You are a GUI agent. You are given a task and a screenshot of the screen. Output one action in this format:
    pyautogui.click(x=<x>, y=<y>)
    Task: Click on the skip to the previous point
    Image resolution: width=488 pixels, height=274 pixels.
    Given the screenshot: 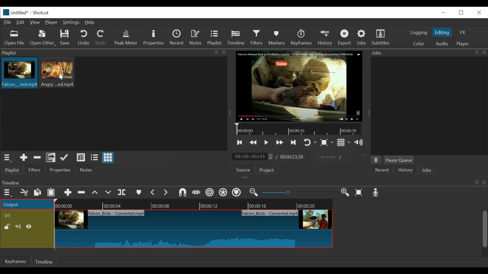 What is the action you would take?
    pyautogui.click(x=240, y=143)
    